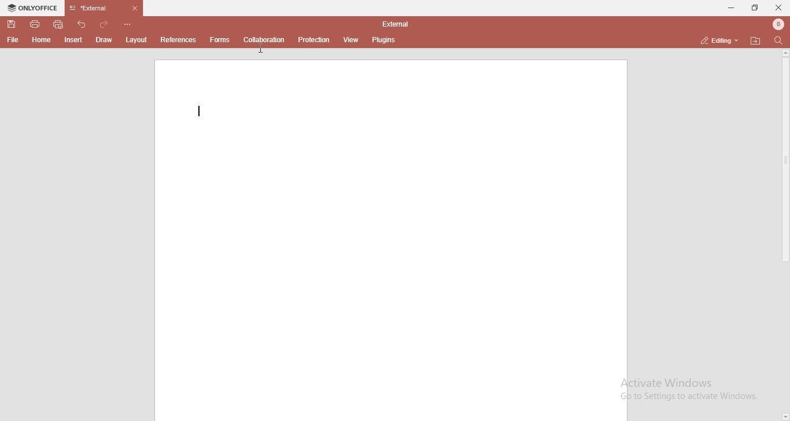 The height and width of the screenshot is (421, 790). Describe the element at coordinates (15, 41) in the screenshot. I see `file` at that location.